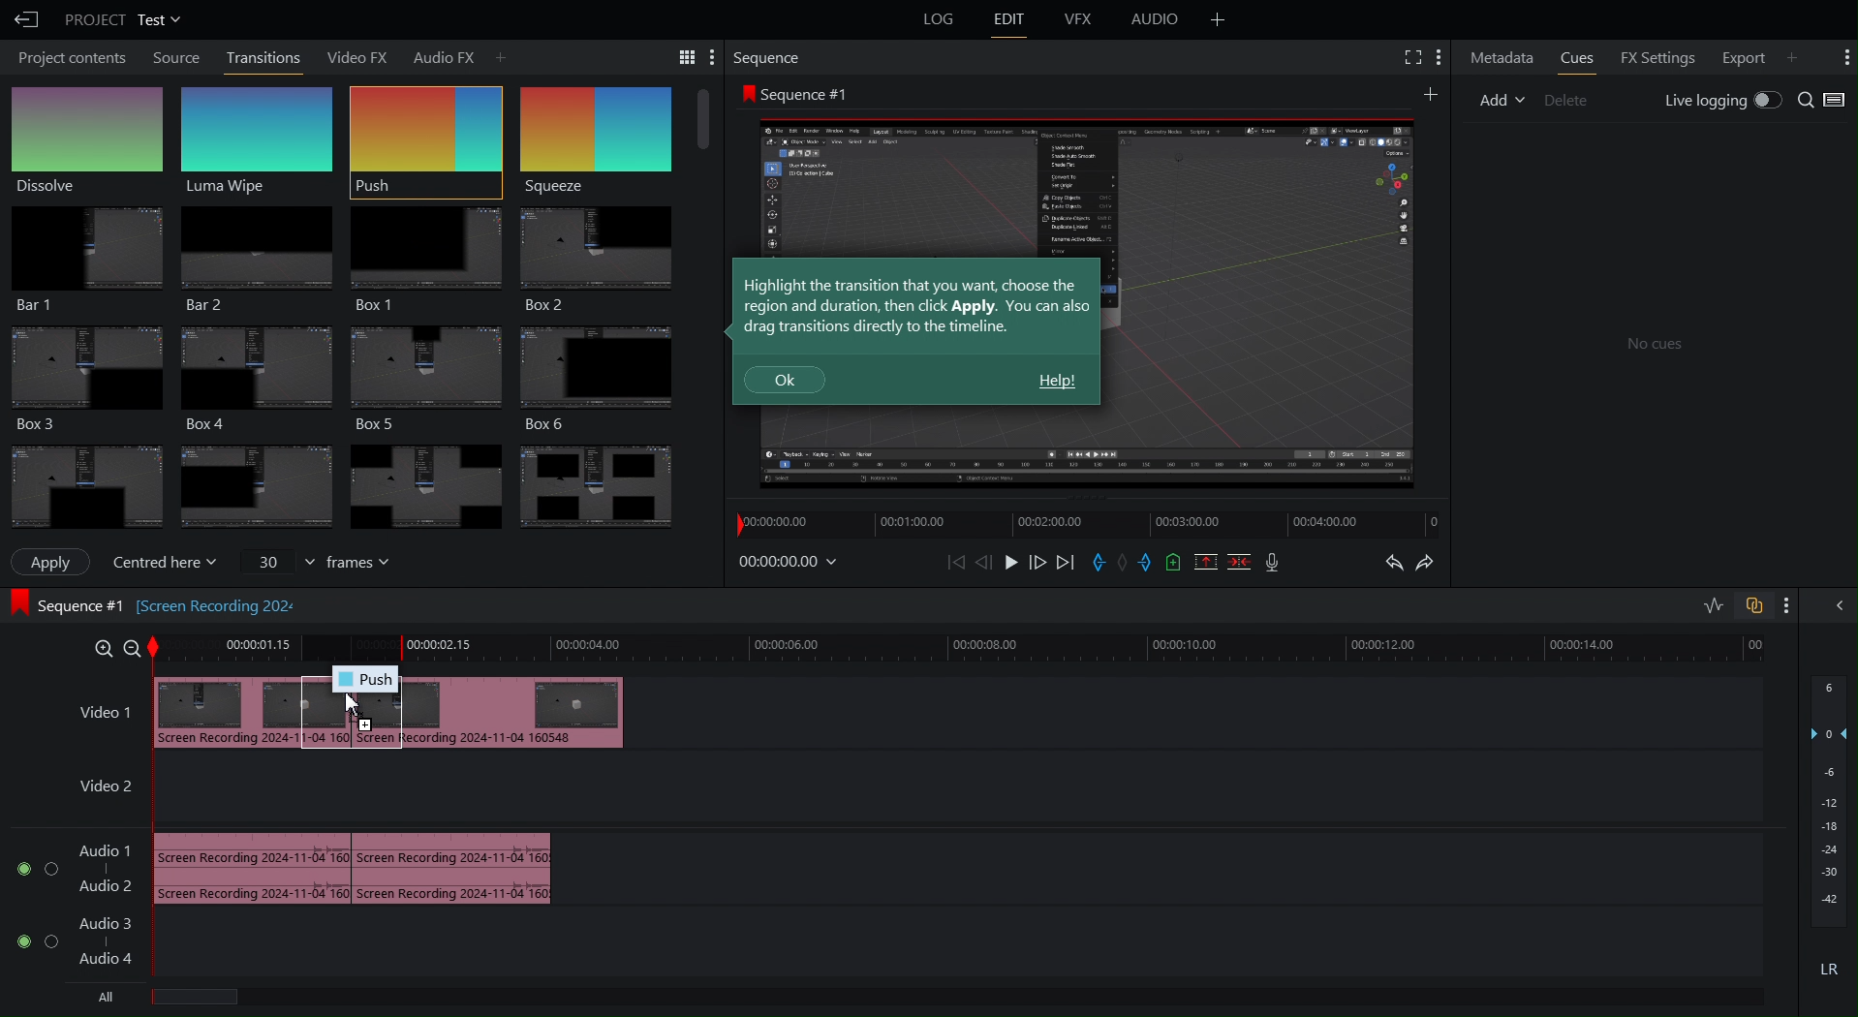  Describe the element at coordinates (796, 93) in the screenshot. I see `Sequence #1` at that location.